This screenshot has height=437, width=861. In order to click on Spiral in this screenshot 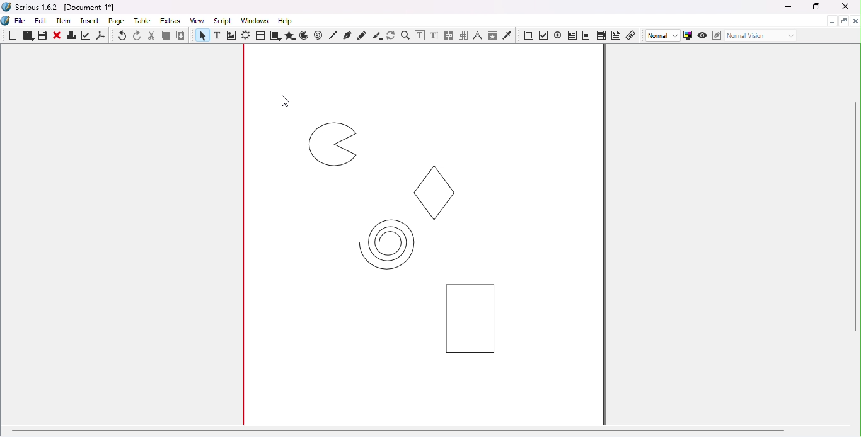, I will do `click(320, 36)`.